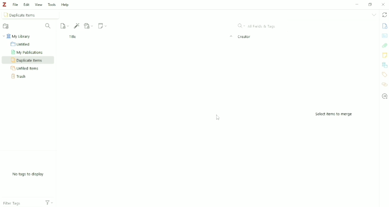  Describe the element at coordinates (334, 115) in the screenshot. I see `Select items to merge` at that location.